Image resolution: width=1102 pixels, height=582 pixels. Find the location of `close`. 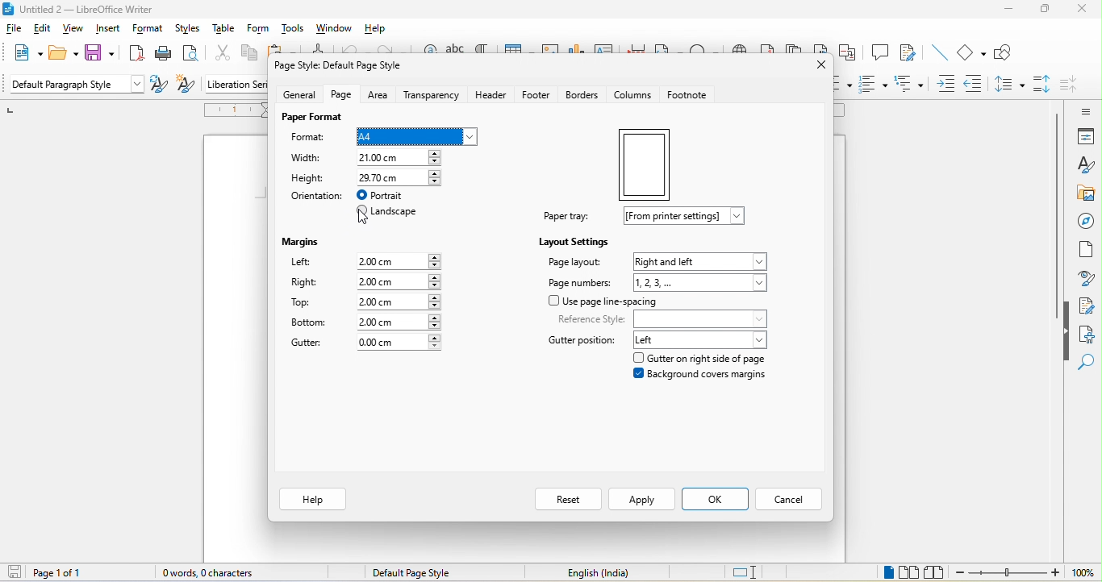

close is located at coordinates (1081, 10).